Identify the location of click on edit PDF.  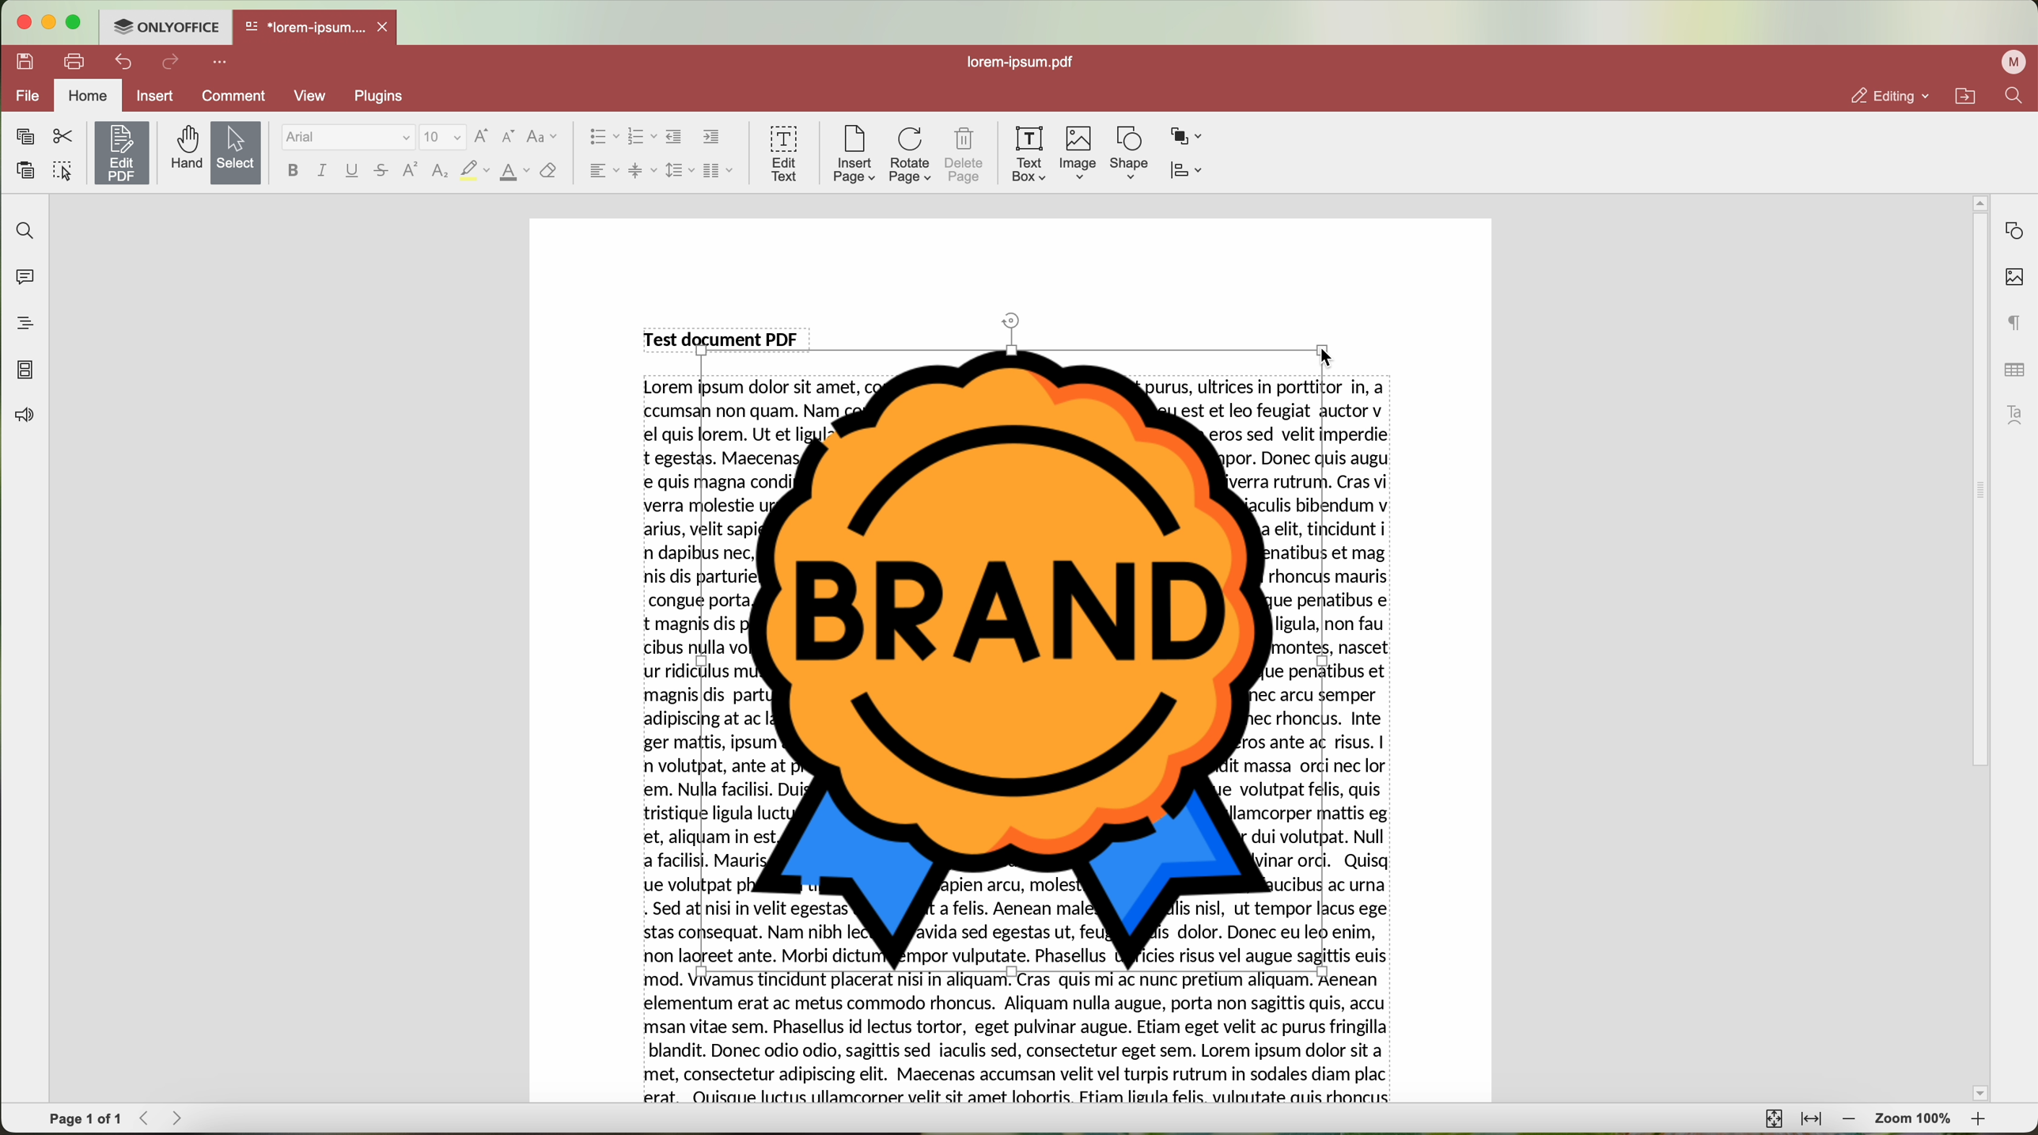
(123, 155).